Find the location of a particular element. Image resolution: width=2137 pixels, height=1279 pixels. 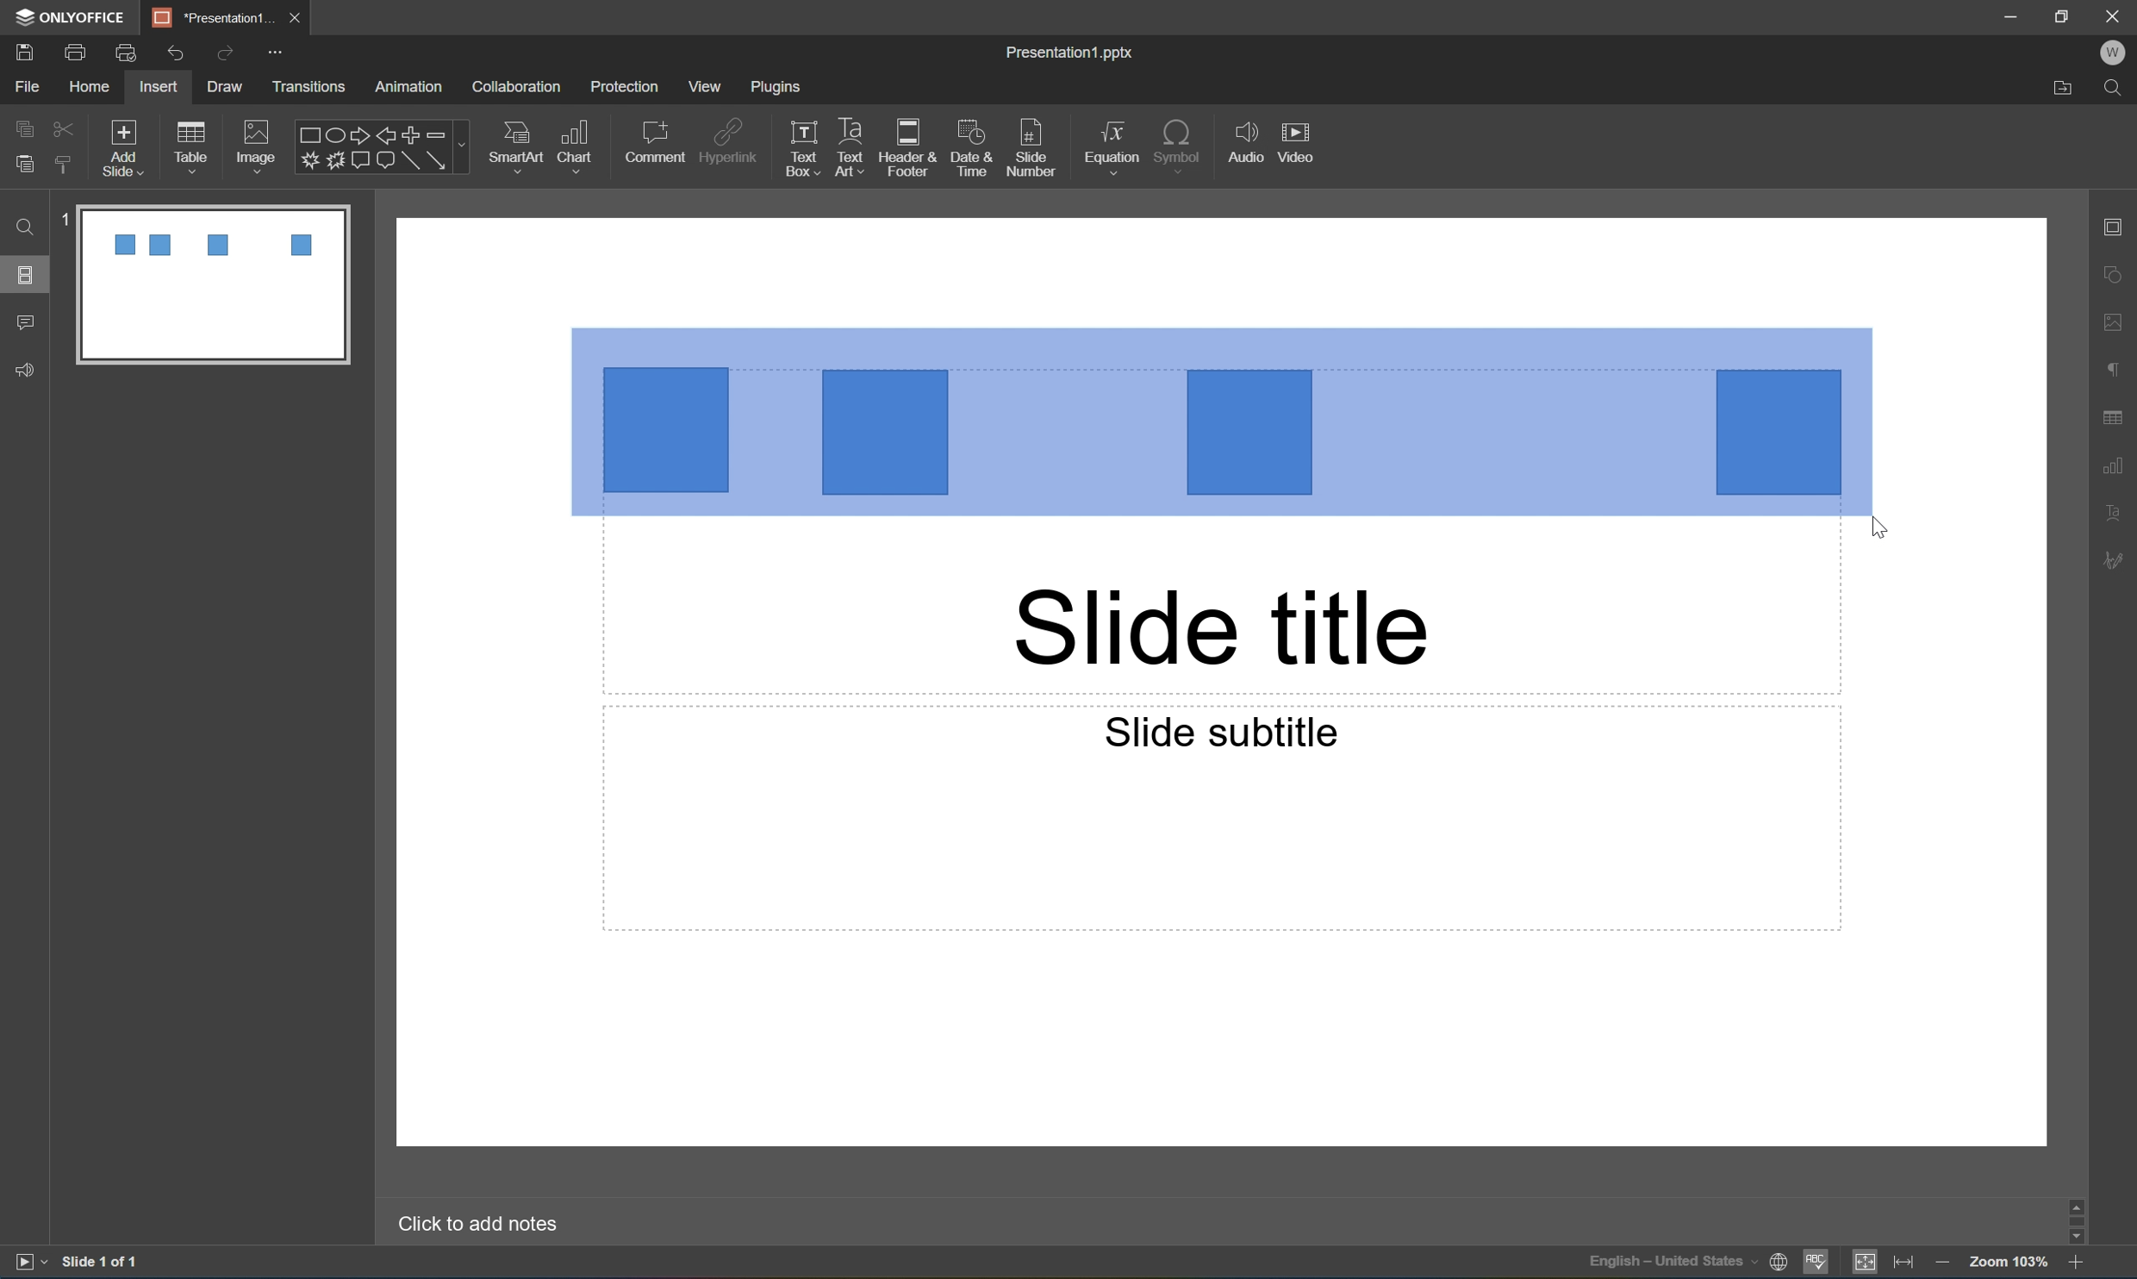

animation is located at coordinates (415, 86).